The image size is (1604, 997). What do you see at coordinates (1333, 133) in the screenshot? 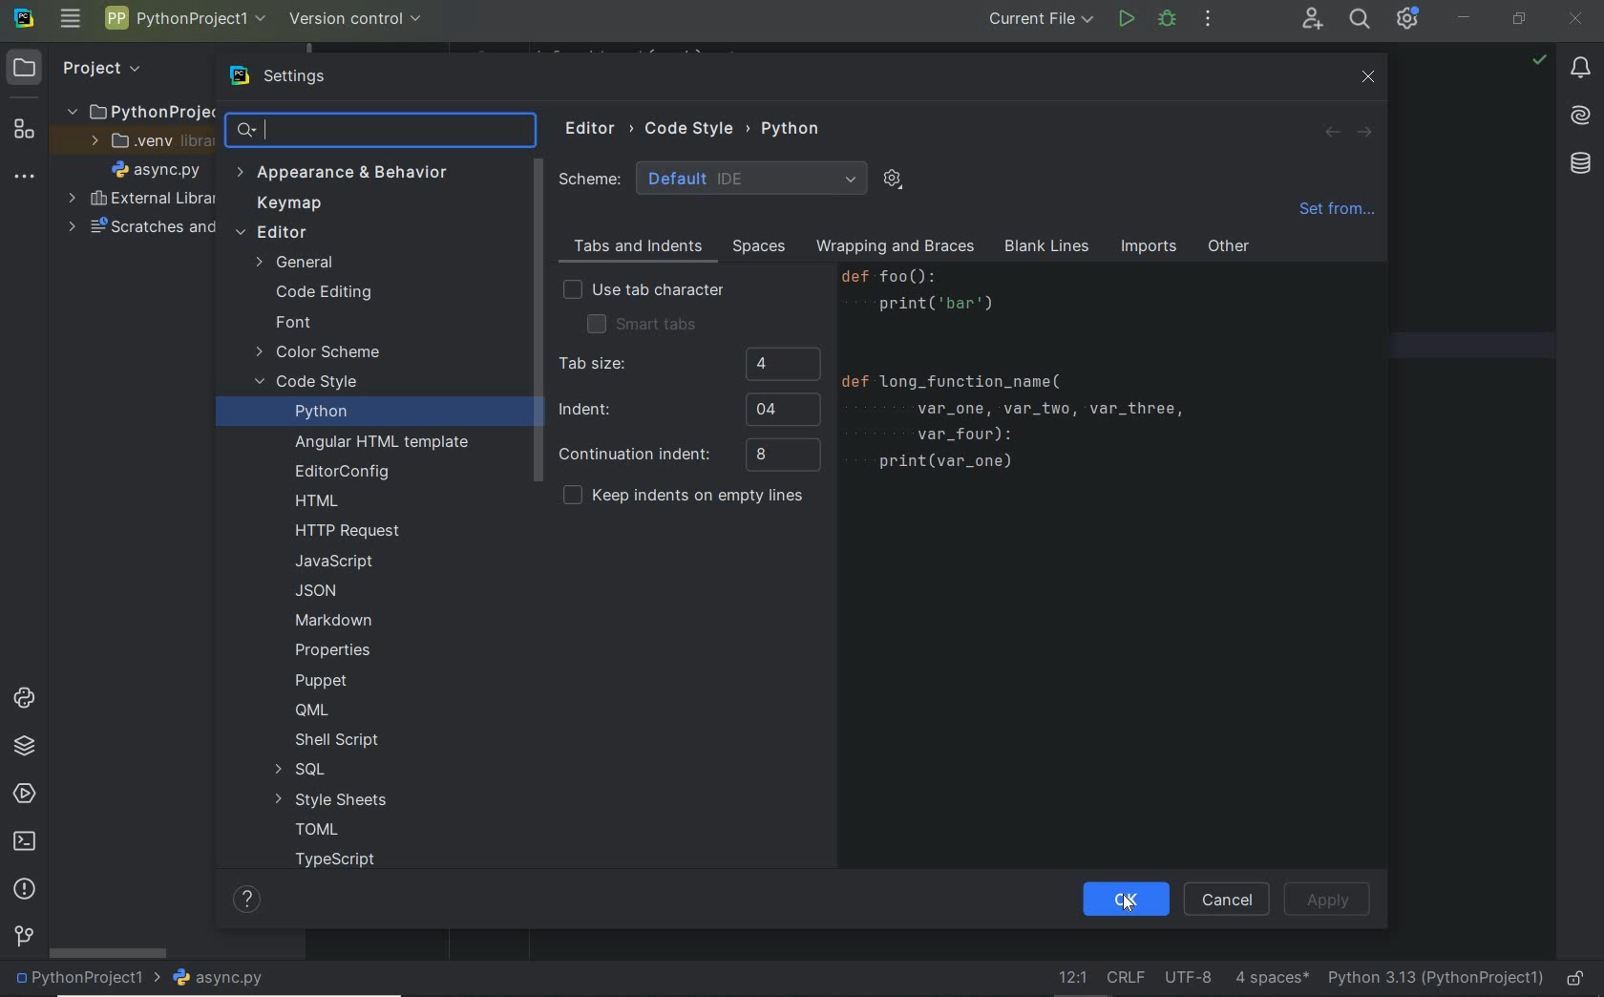
I see `back` at bounding box center [1333, 133].